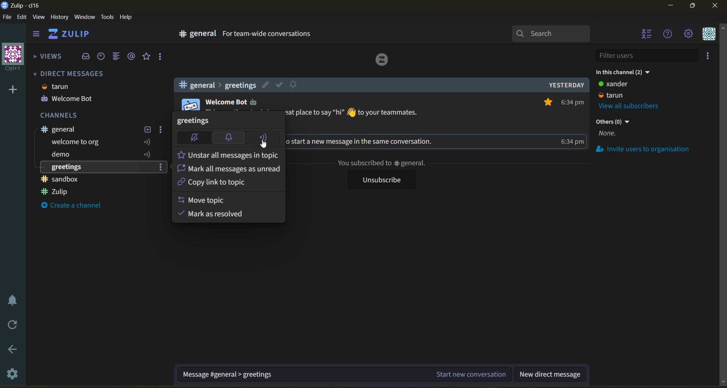 This screenshot has height=388, width=727. What do you see at coordinates (647, 35) in the screenshot?
I see `hide user list` at bounding box center [647, 35].